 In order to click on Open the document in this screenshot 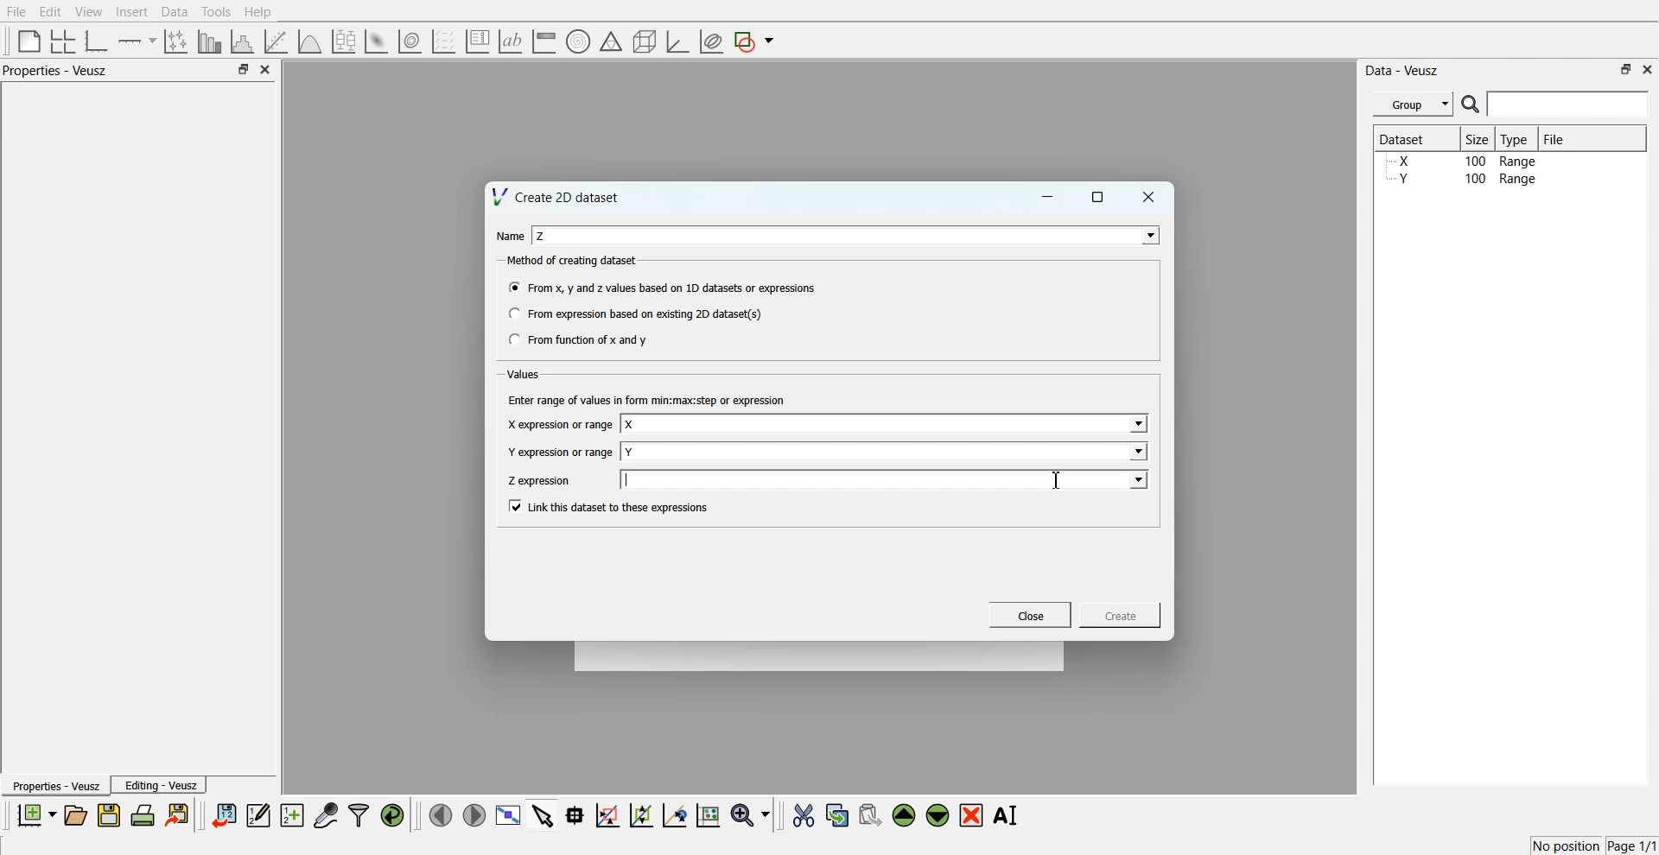, I will do `click(74, 815)`.